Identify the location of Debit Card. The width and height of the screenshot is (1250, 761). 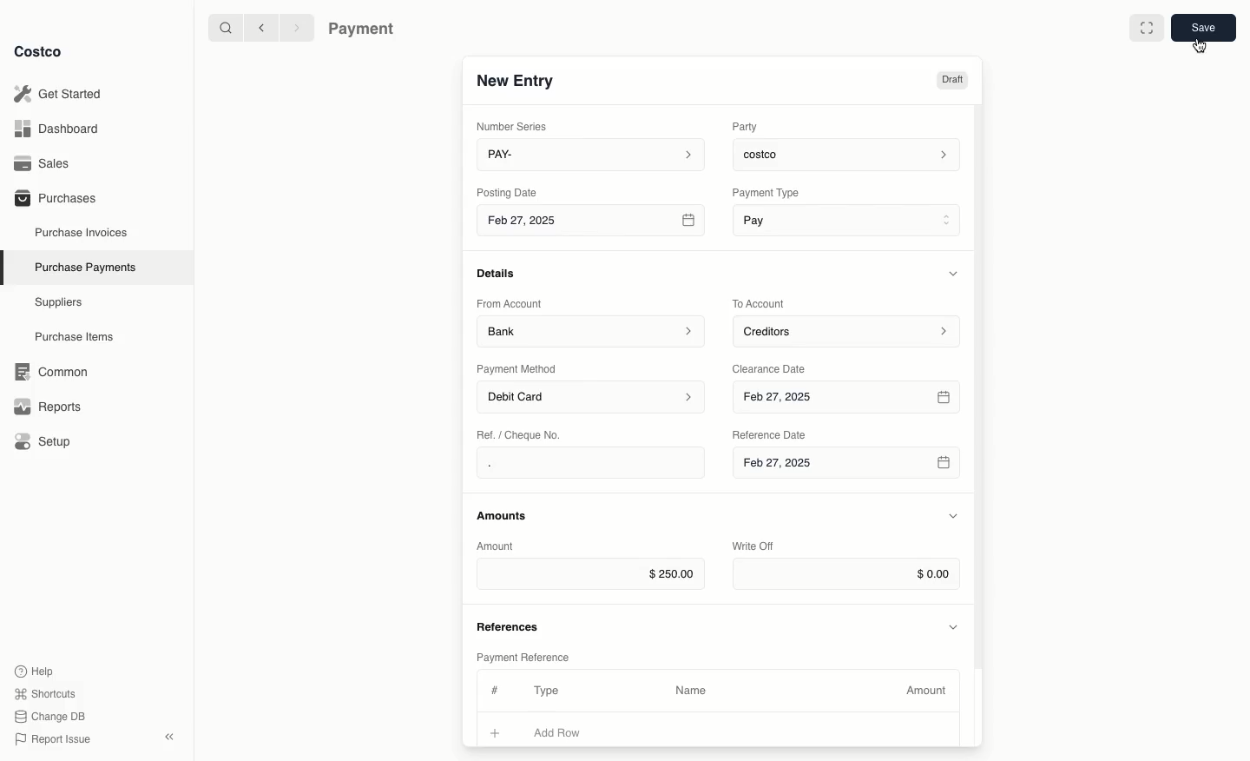
(592, 398).